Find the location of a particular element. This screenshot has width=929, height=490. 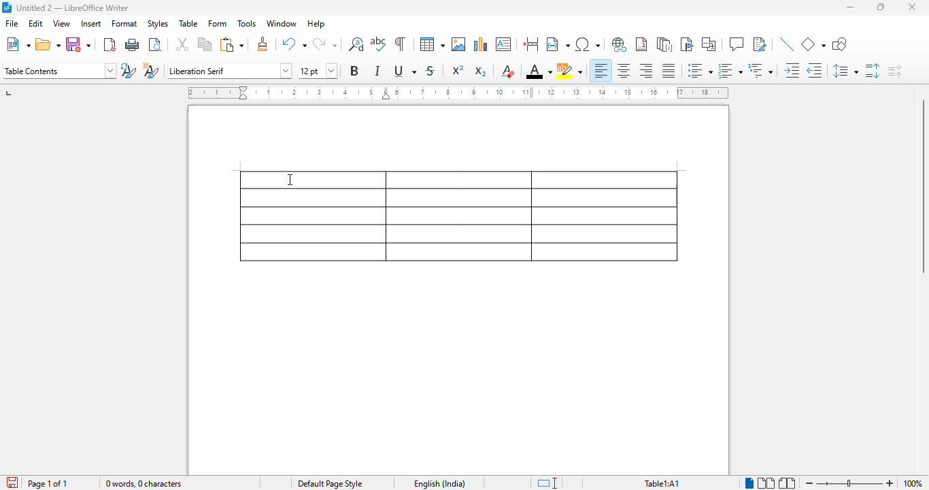

maximize is located at coordinates (881, 7).